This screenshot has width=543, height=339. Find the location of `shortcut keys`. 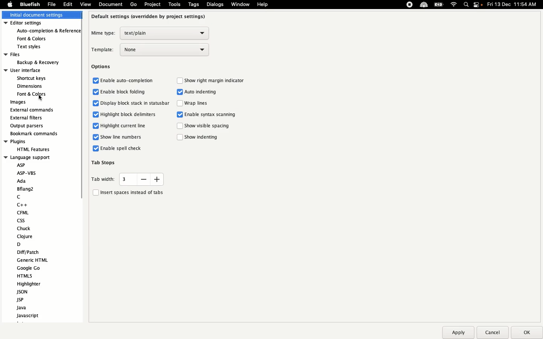

shortcut keys is located at coordinates (32, 79).